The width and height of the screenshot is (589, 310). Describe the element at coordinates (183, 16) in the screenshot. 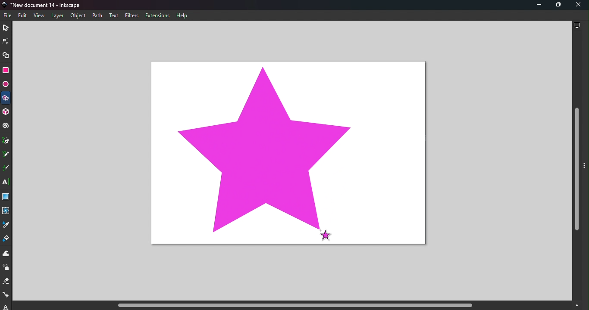

I see `Help` at that location.